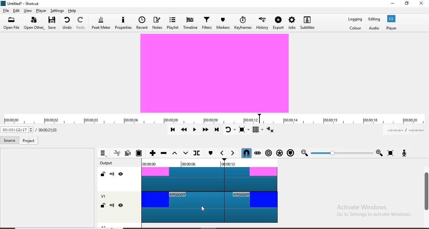  What do you see at coordinates (102, 206) in the screenshot?
I see `Lock` at bounding box center [102, 206].